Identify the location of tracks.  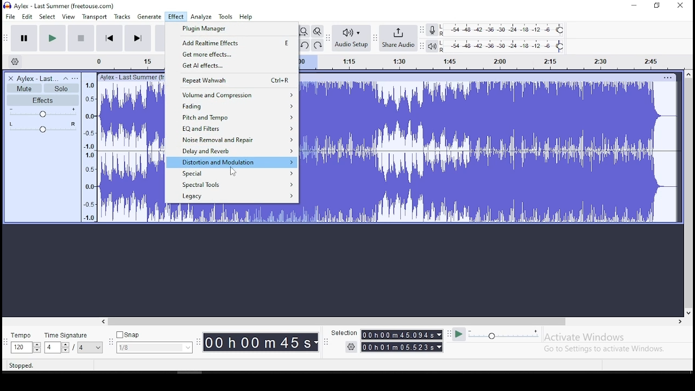
(122, 17).